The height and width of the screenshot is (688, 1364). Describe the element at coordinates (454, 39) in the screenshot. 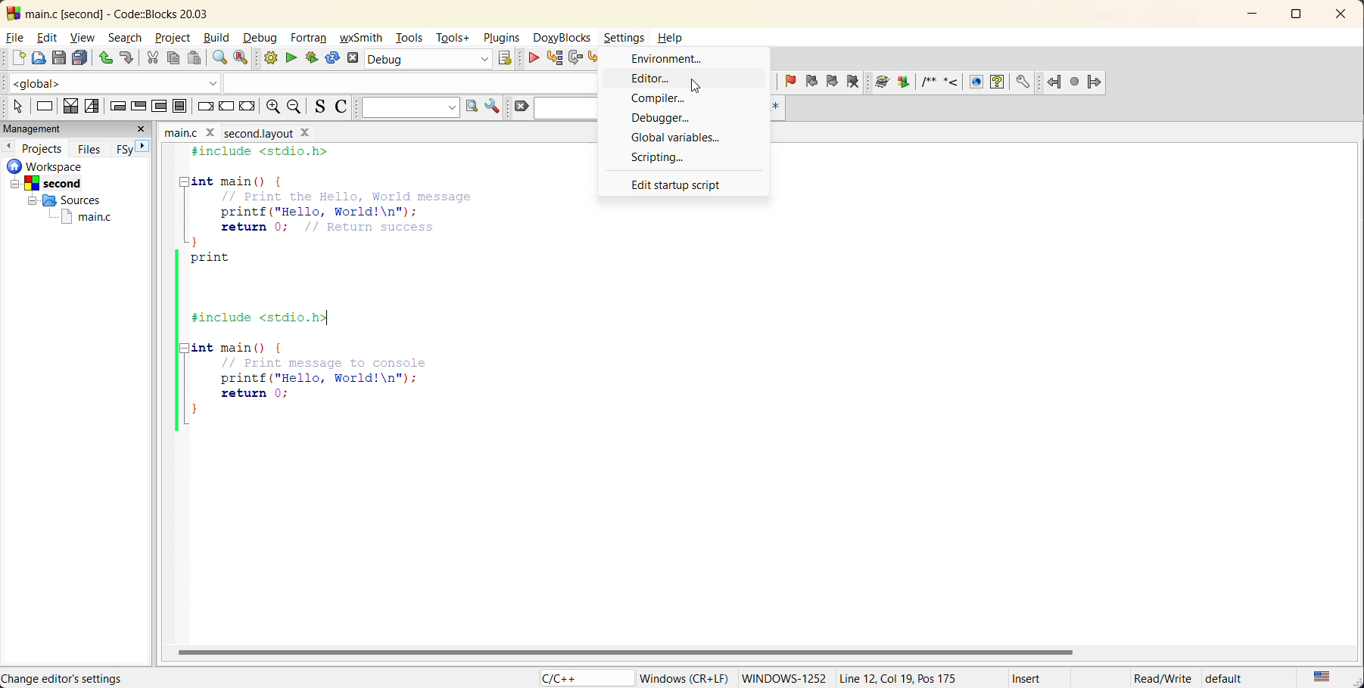

I see `tools+` at that location.